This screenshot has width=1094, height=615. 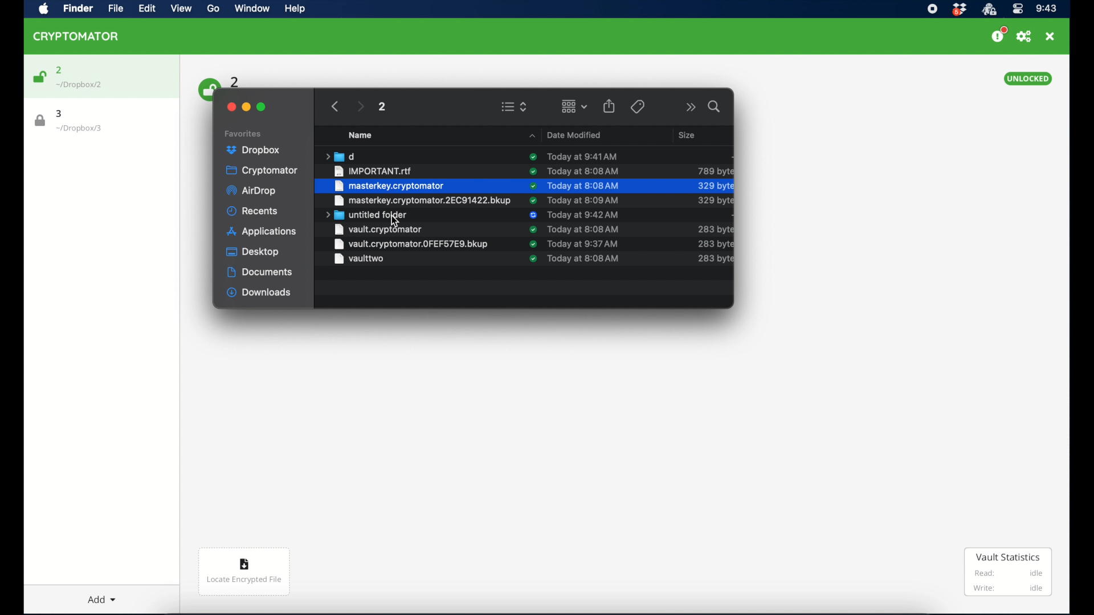 What do you see at coordinates (533, 157) in the screenshot?
I see `sync` at bounding box center [533, 157].